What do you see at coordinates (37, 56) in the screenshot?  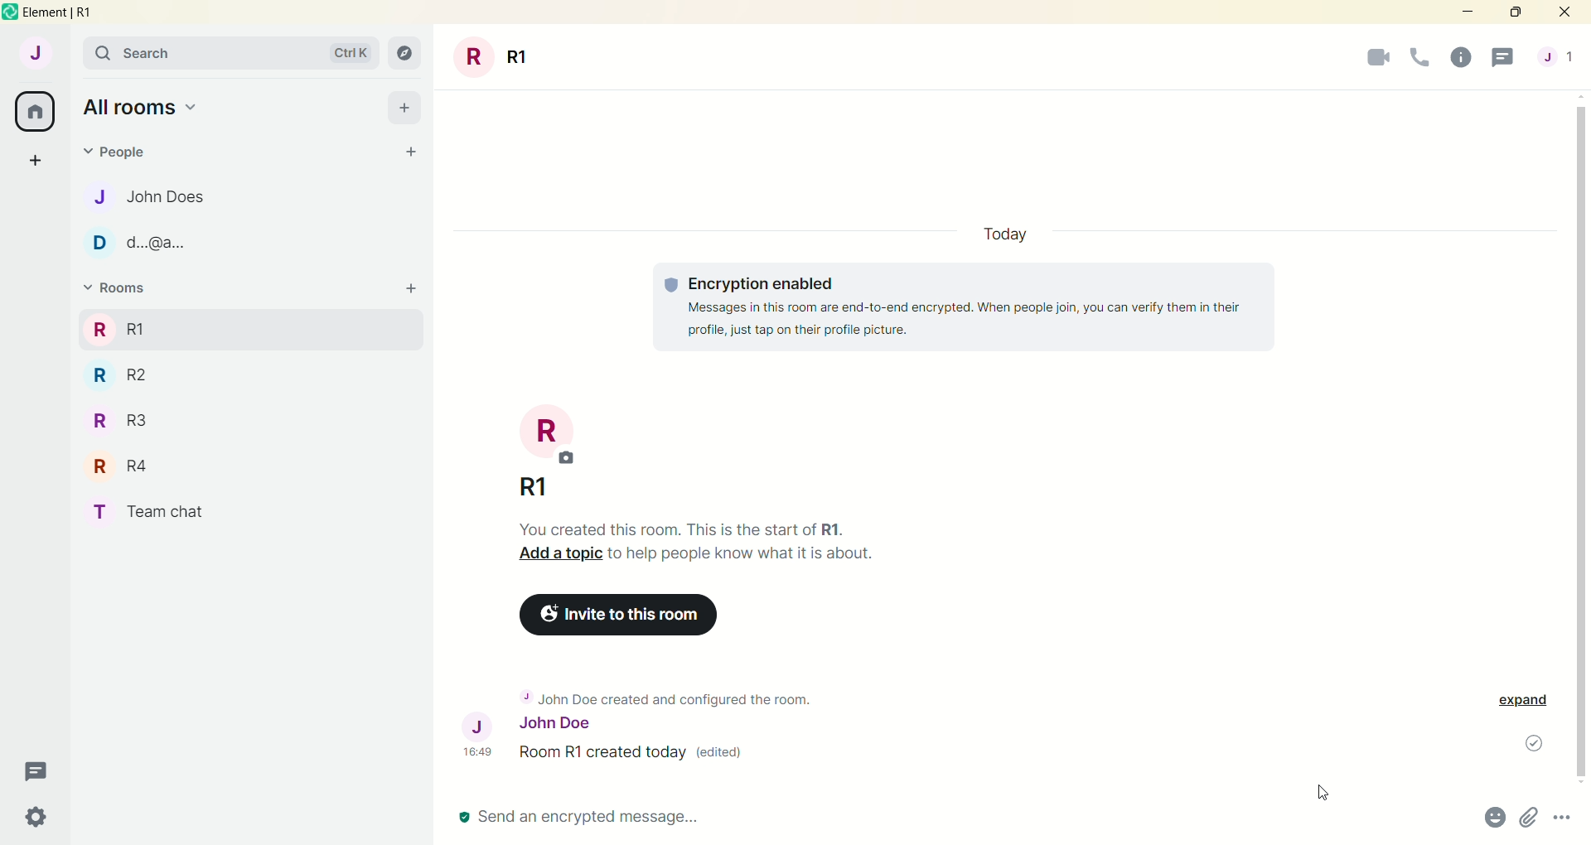 I see `account` at bounding box center [37, 56].